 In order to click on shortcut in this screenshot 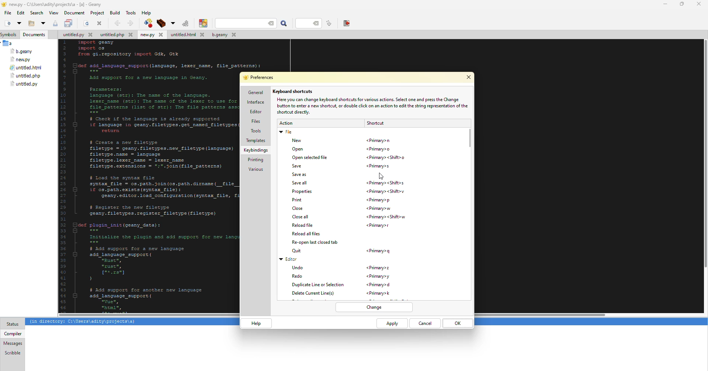, I will do `click(379, 276)`.